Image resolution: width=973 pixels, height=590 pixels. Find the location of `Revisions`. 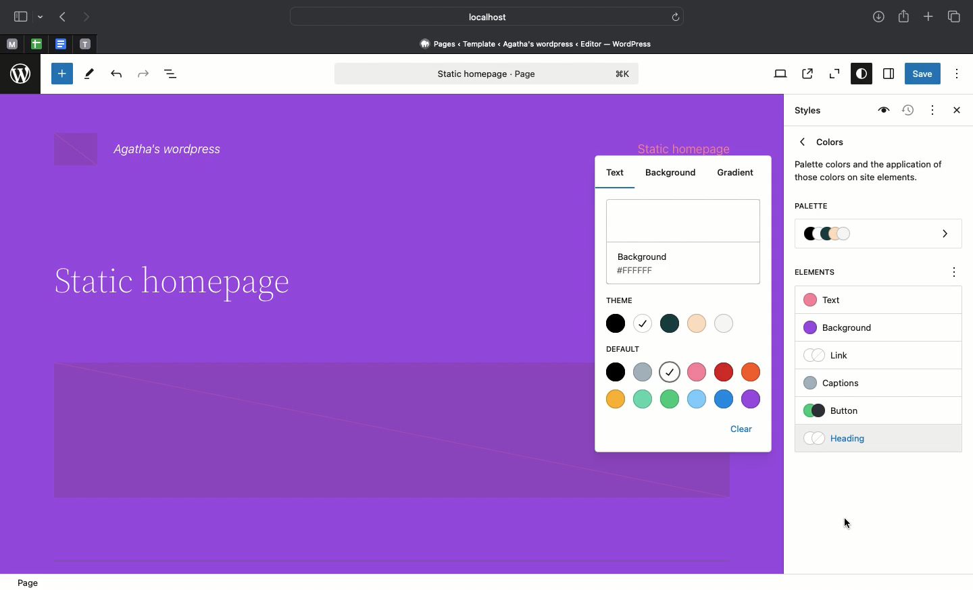

Revisions is located at coordinates (906, 111).